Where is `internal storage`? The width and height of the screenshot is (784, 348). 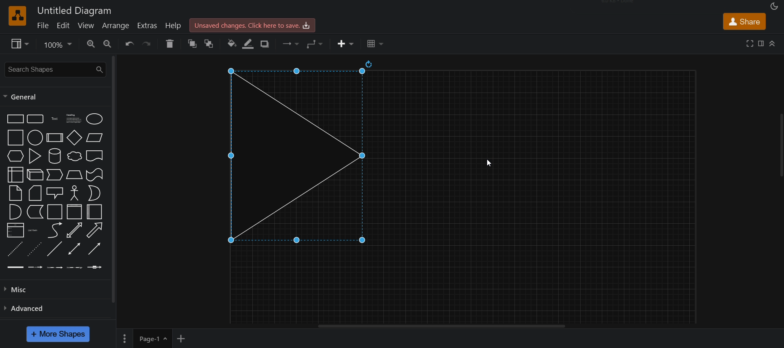
internal storage is located at coordinates (15, 175).